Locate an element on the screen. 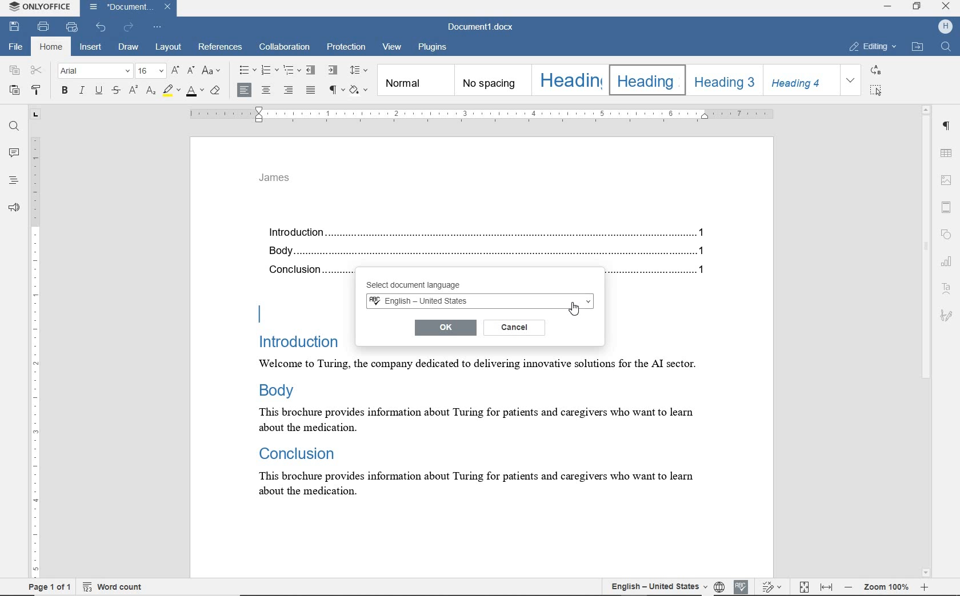 This screenshot has height=596, width=960. paste is located at coordinates (13, 90).